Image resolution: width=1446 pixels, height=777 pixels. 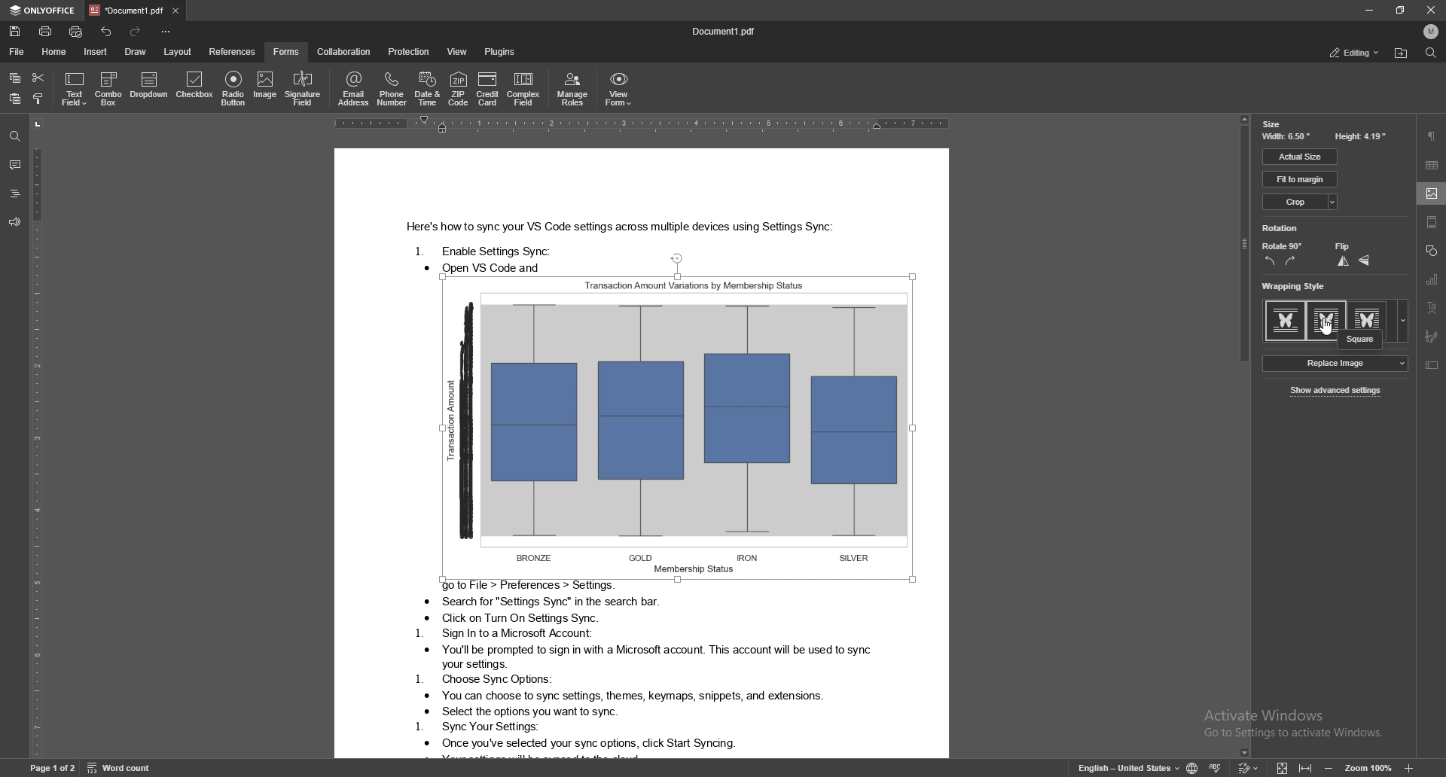 What do you see at coordinates (353, 88) in the screenshot?
I see `email address` at bounding box center [353, 88].